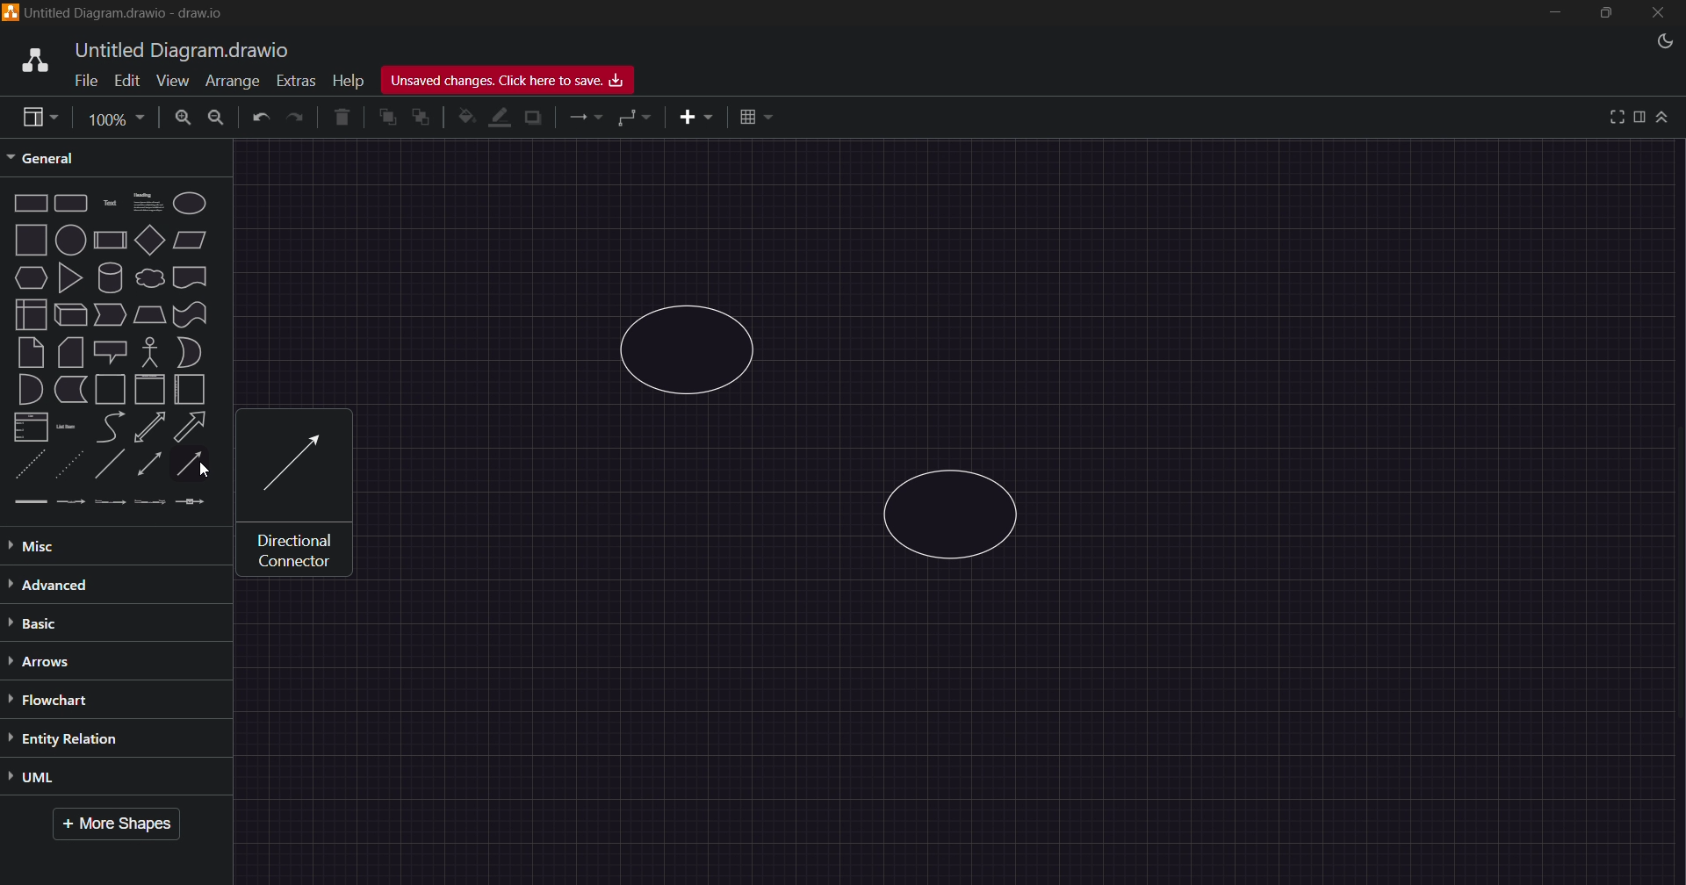 The height and width of the screenshot is (885, 1686). What do you see at coordinates (418, 119) in the screenshot?
I see `to back` at bounding box center [418, 119].